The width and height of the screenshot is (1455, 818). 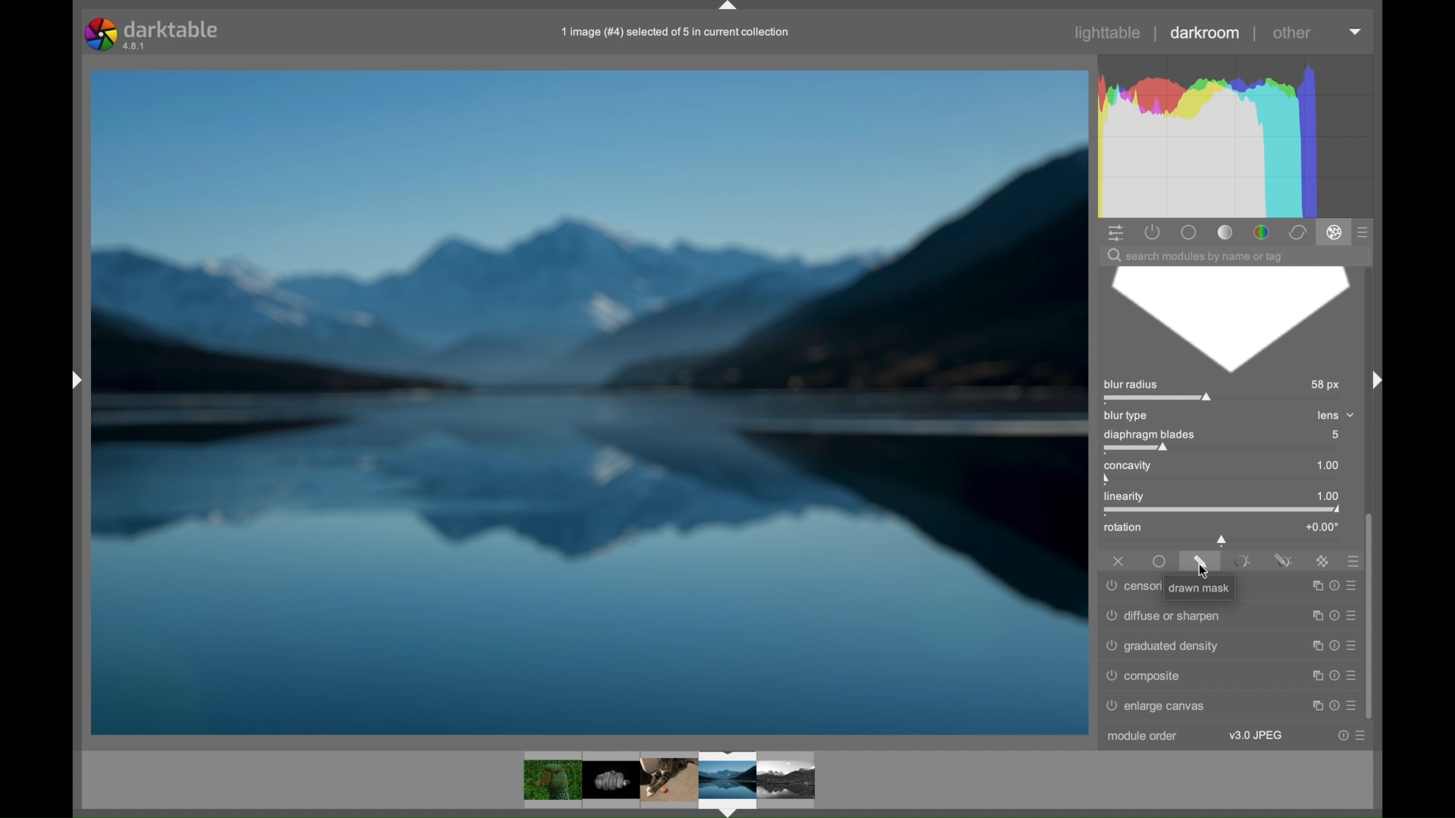 What do you see at coordinates (673, 32) in the screenshot?
I see `1 image (#4) selected of § in current collection` at bounding box center [673, 32].